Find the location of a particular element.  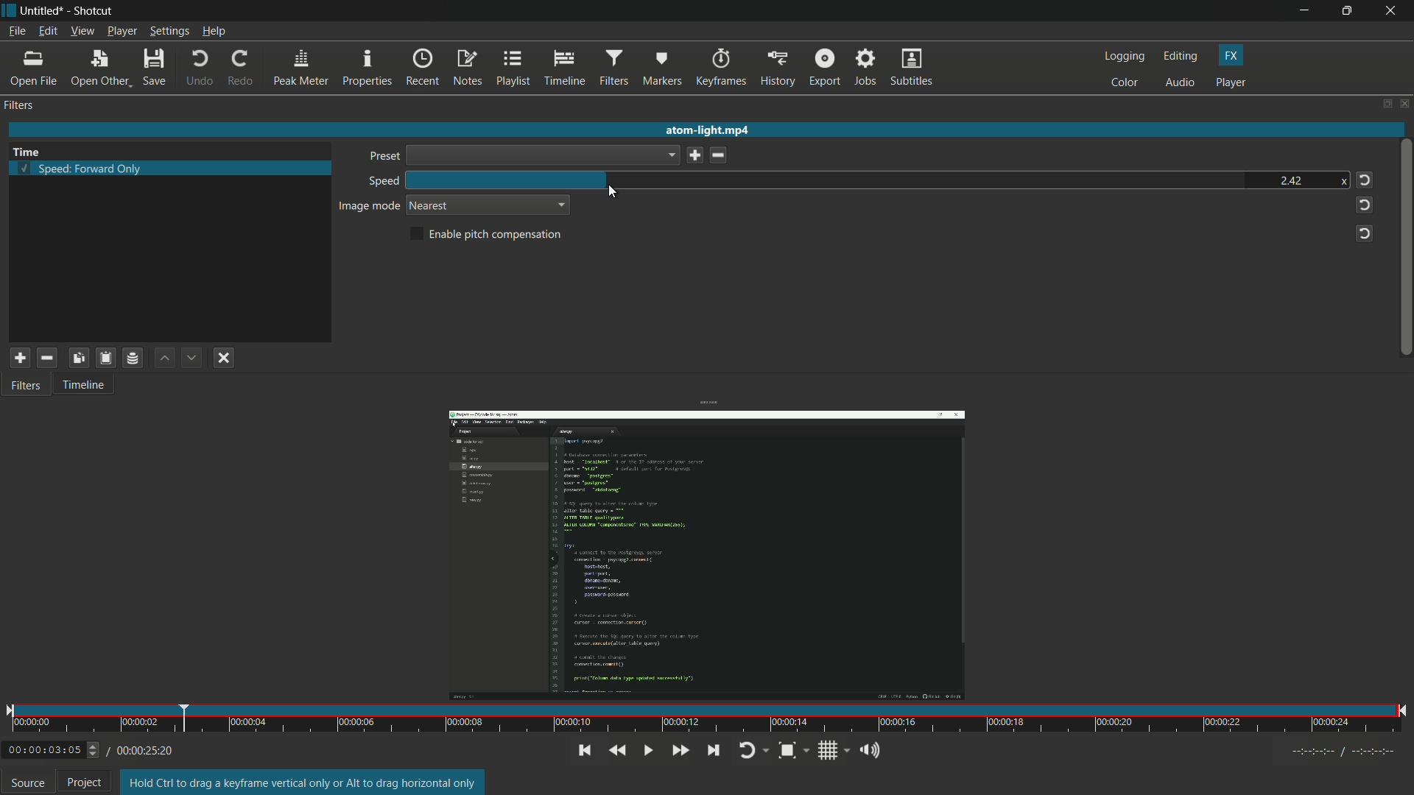

reset to default is located at coordinates (1363, 232).